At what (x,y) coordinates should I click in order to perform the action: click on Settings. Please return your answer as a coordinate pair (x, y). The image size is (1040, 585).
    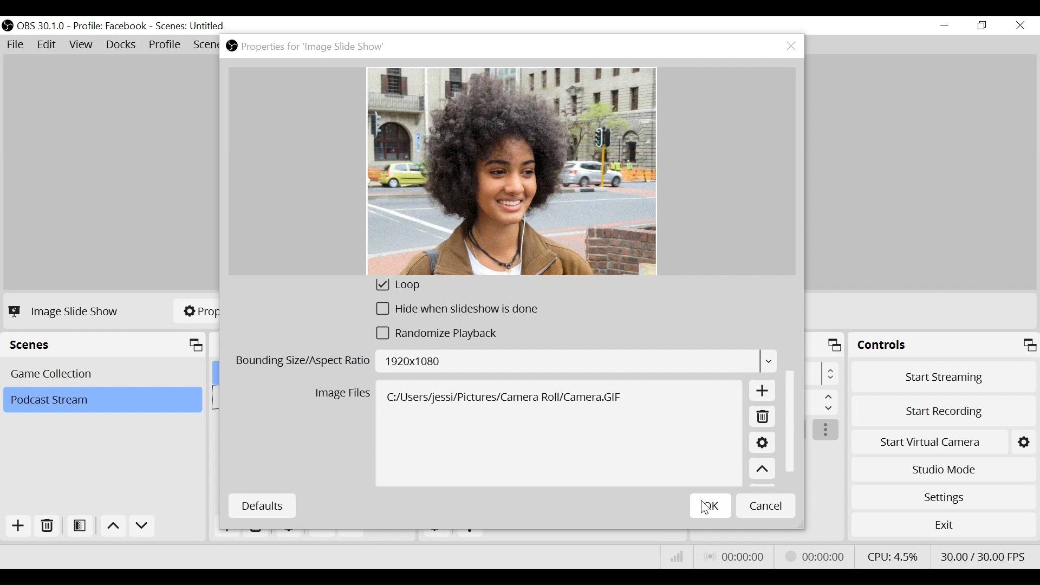
    Looking at the image, I should click on (762, 444).